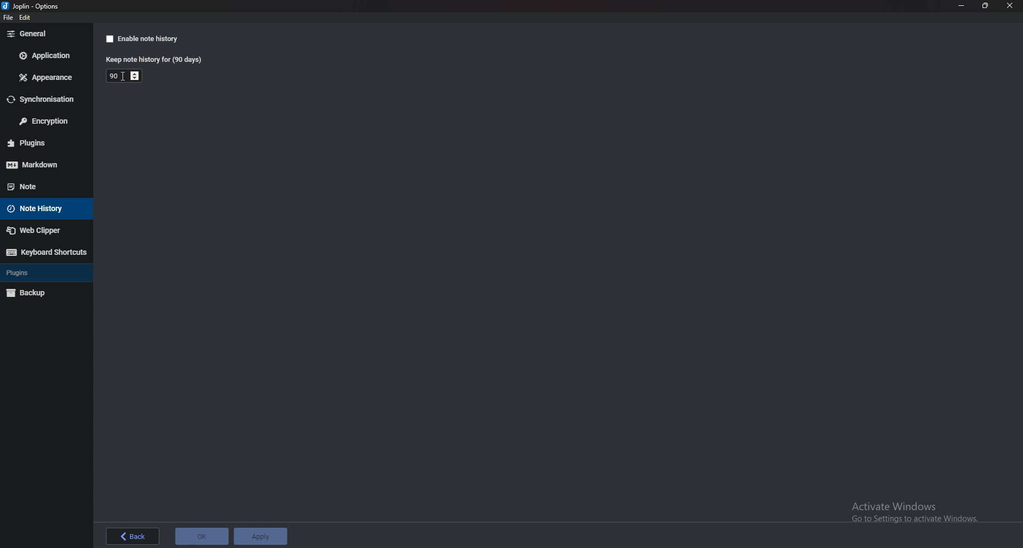  What do you see at coordinates (45, 120) in the screenshot?
I see `Encryption` at bounding box center [45, 120].